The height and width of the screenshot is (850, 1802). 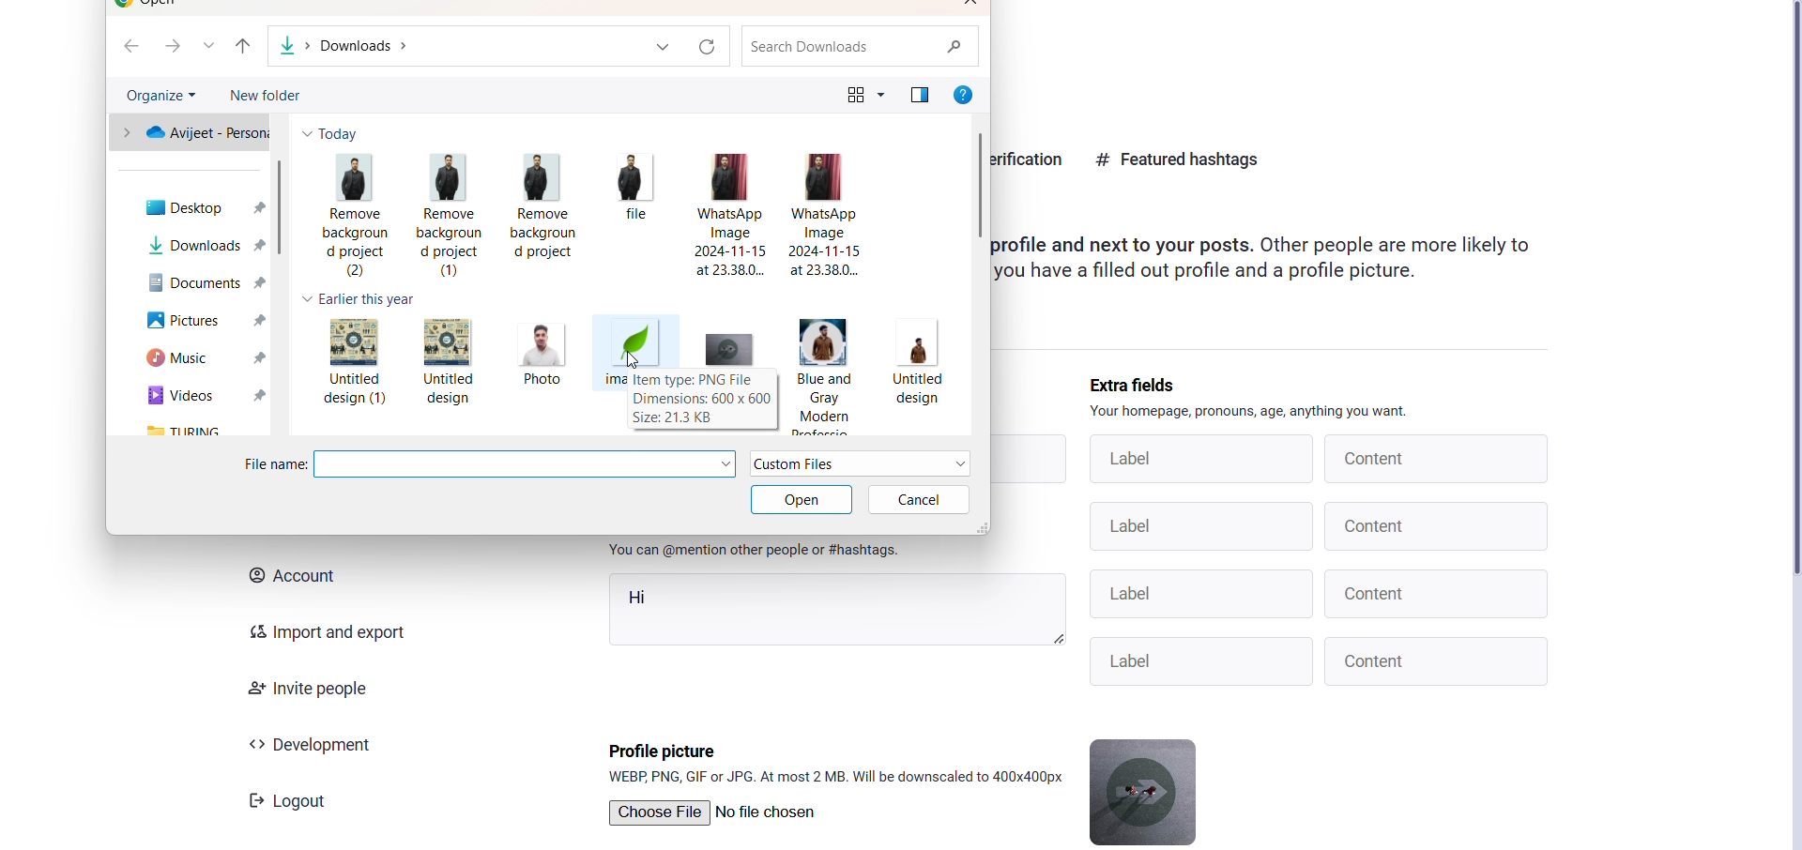 What do you see at coordinates (545, 208) in the screenshot?
I see `Remove background project` at bounding box center [545, 208].